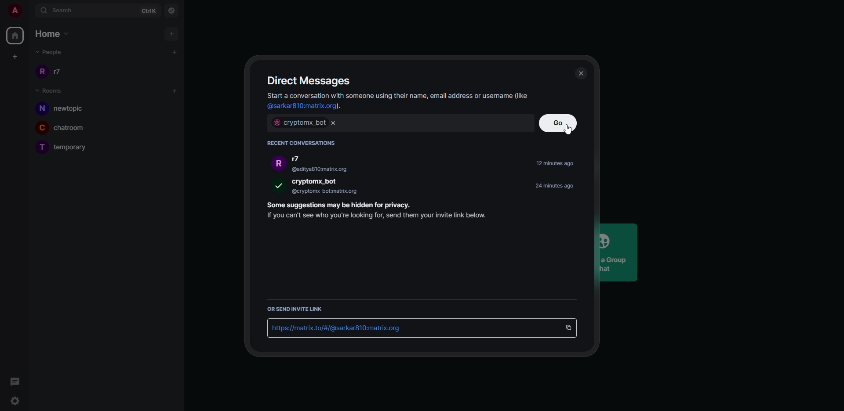  Describe the element at coordinates (295, 309) in the screenshot. I see `send link` at that location.